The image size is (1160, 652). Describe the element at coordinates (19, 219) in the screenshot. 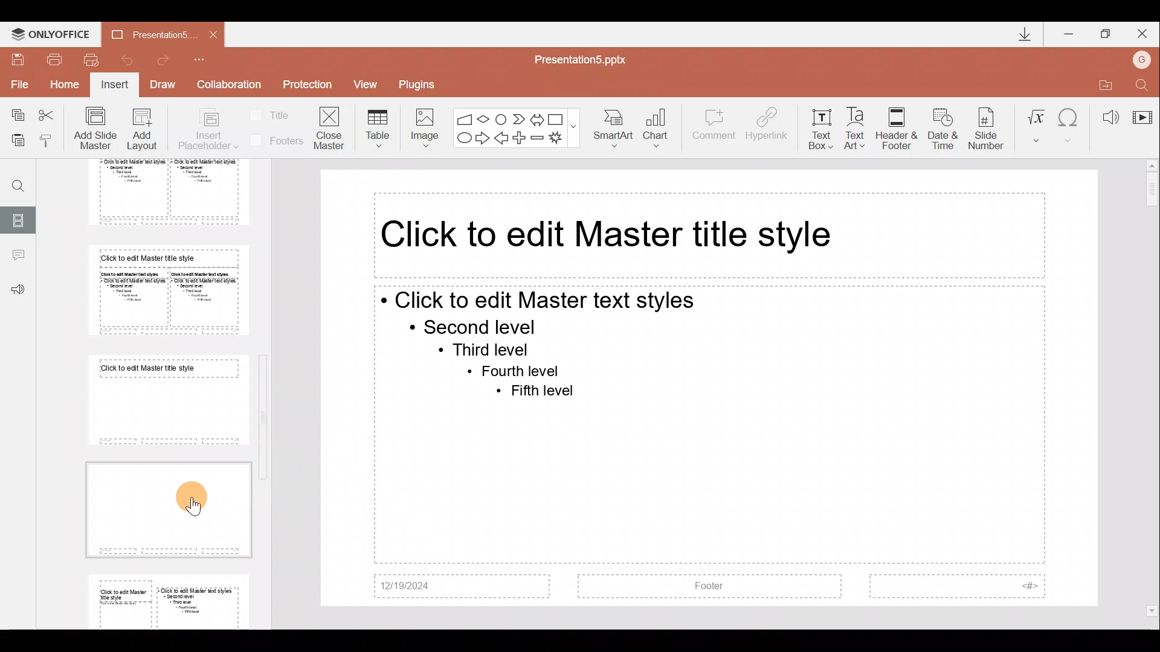

I see `Slides` at that location.